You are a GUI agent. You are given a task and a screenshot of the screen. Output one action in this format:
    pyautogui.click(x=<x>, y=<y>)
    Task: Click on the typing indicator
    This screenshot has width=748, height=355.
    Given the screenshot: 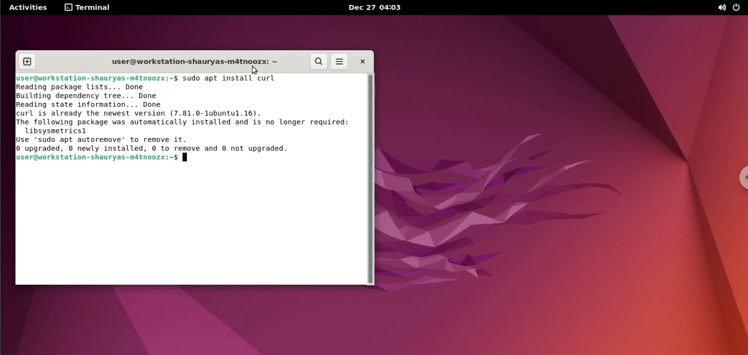 What is the action you would take?
    pyautogui.click(x=185, y=159)
    